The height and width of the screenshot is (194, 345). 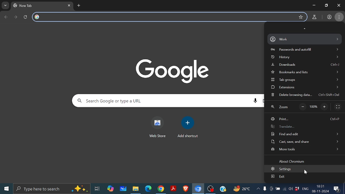 I want to click on voice , so click(x=265, y=190).